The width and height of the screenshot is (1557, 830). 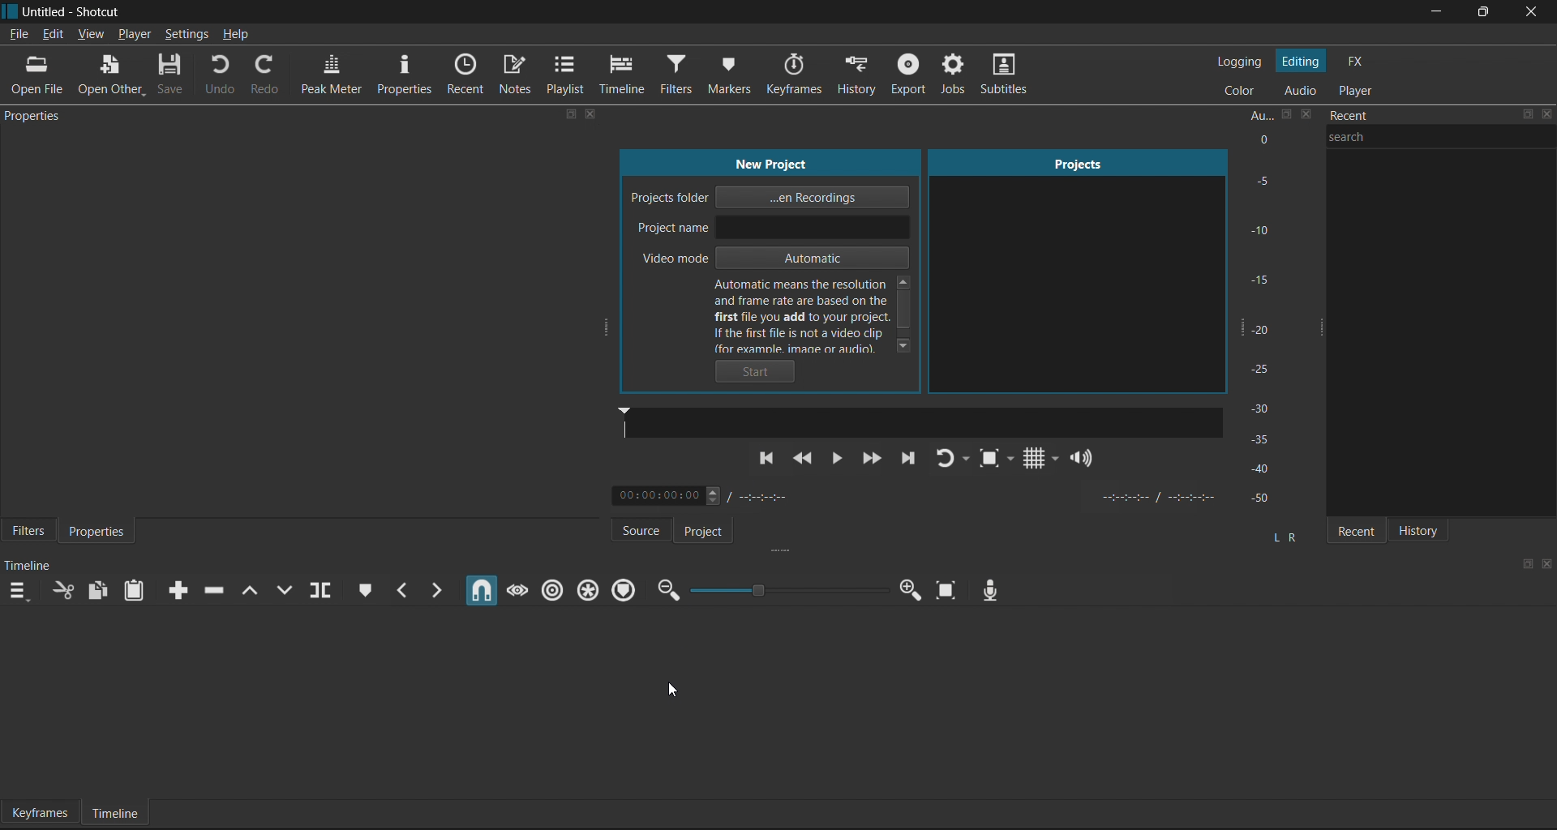 I want to click on Color, so click(x=1243, y=89).